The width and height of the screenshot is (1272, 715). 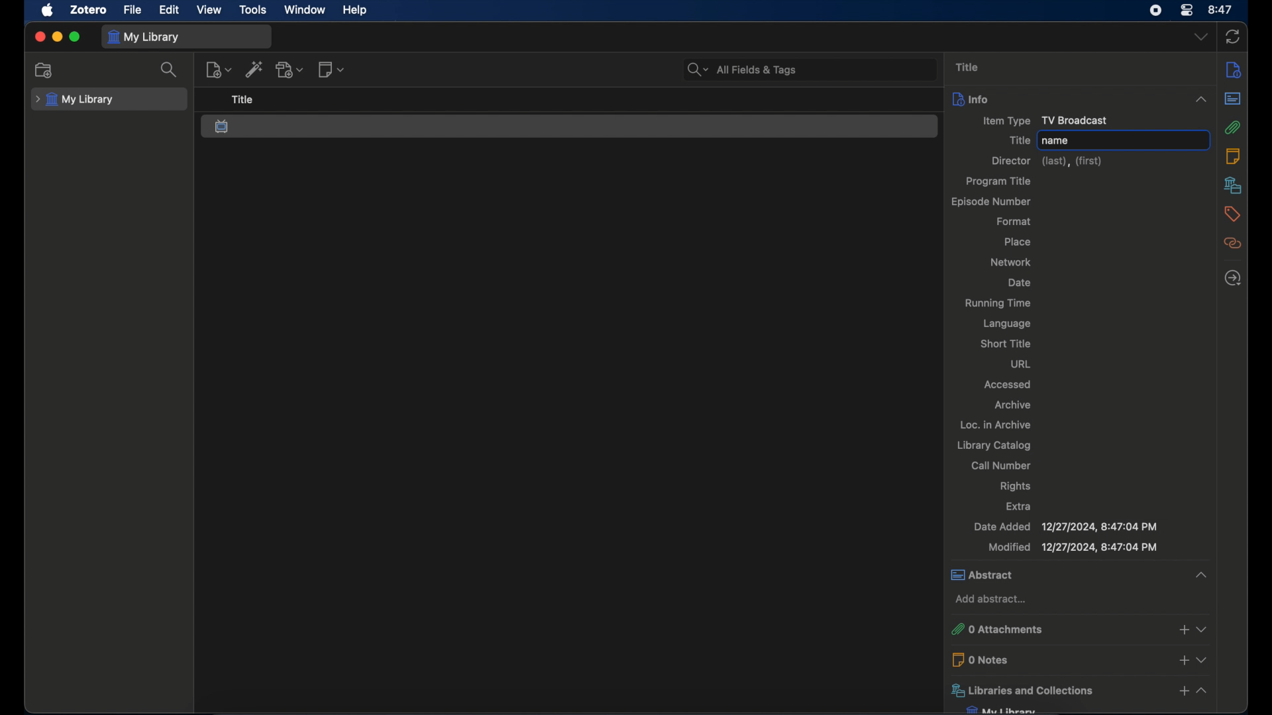 What do you see at coordinates (1045, 162) in the screenshot?
I see `director` at bounding box center [1045, 162].